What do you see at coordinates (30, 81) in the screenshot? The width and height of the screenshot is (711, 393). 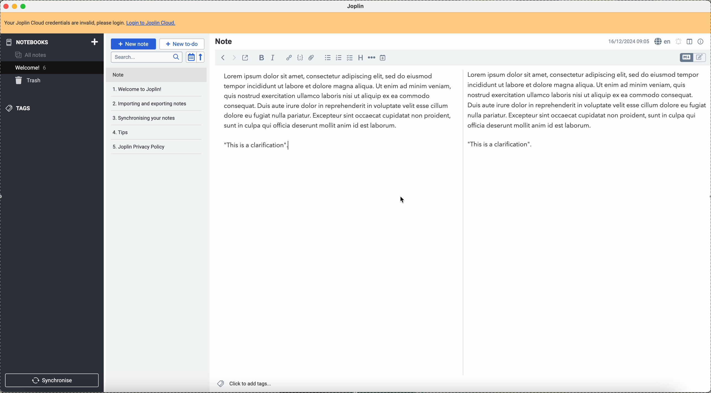 I see `trash` at bounding box center [30, 81].